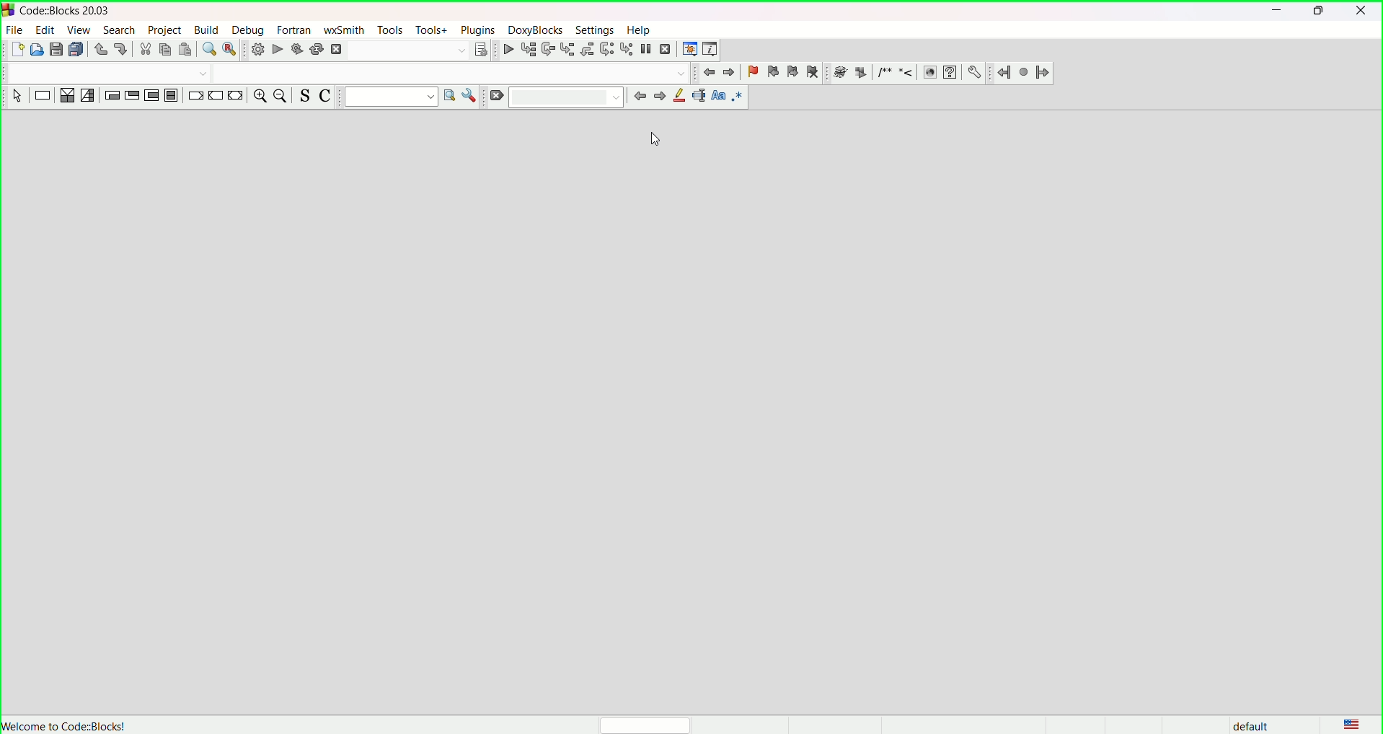 The width and height of the screenshot is (1383, 734). I want to click on save everything, so click(79, 50).